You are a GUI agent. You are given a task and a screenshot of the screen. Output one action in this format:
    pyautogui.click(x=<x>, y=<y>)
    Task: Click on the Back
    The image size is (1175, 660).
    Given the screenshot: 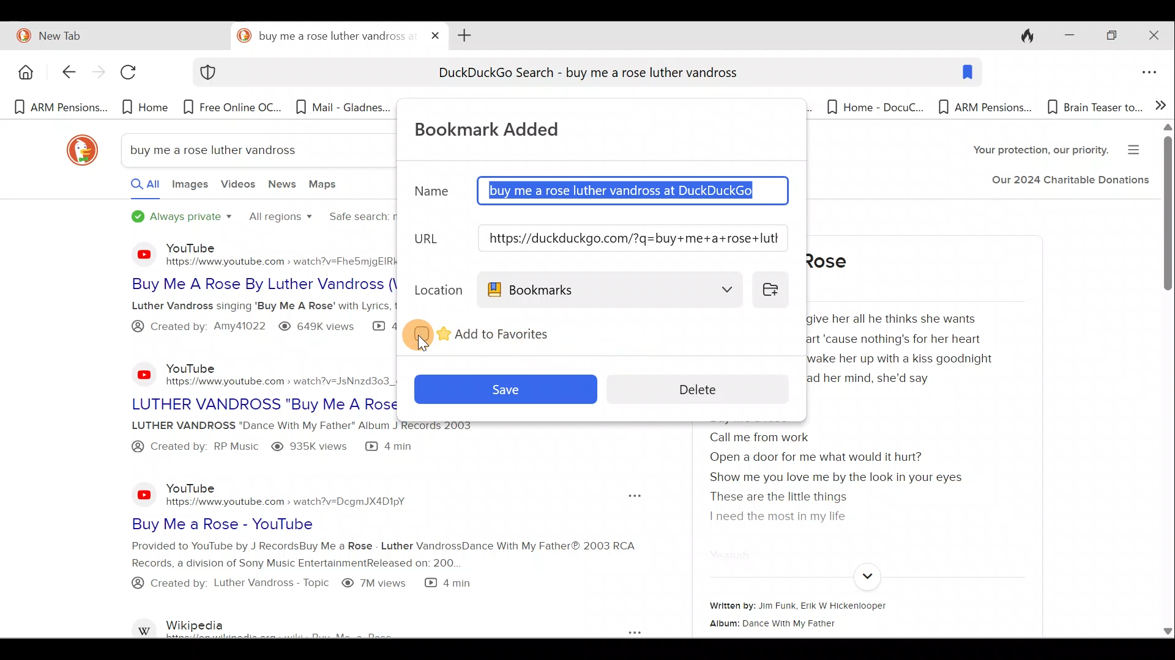 What is the action you would take?
    pyautogui.click(x=62, y=73)
    